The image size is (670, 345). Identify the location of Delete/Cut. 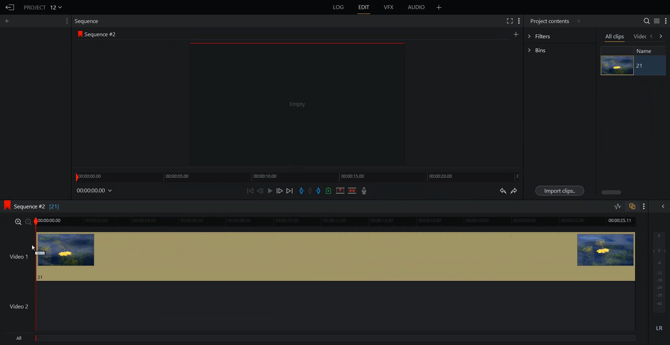
(352, 191).